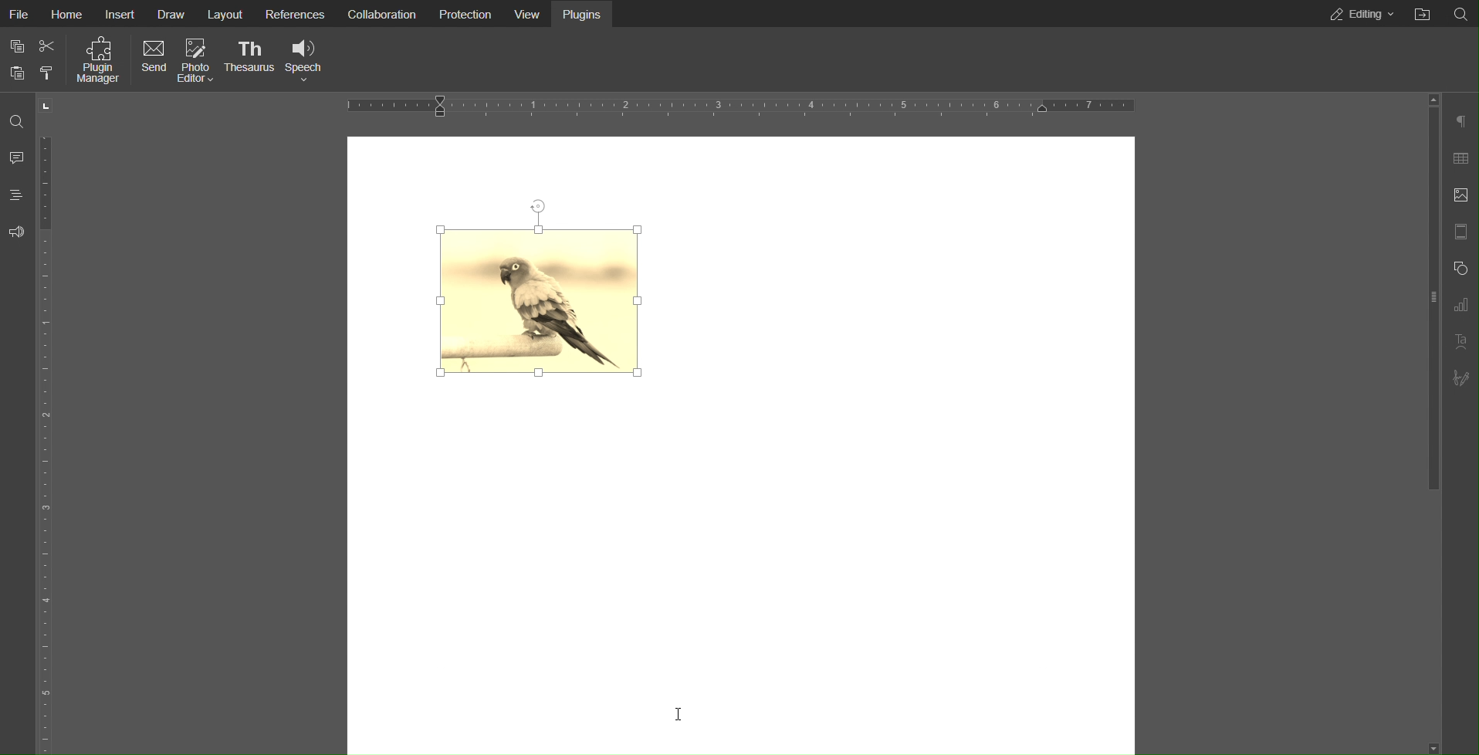  What do you see at coordinates (1460, 306) in the screenshot?
I see `Graph Settings` at bounding box center [1460, 306].